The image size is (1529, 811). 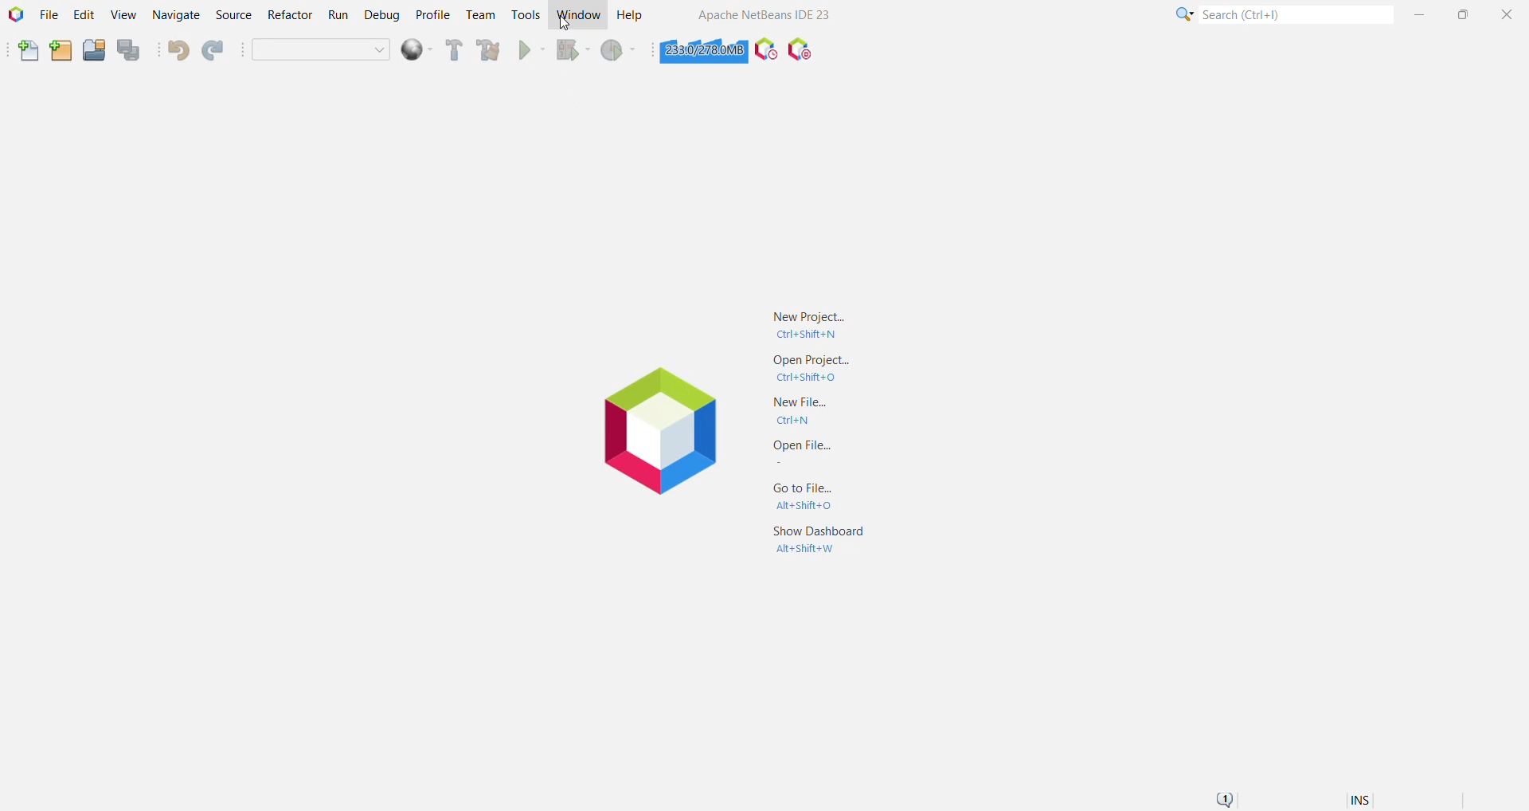 I want to click on Undo, so click(x=178, y=49).